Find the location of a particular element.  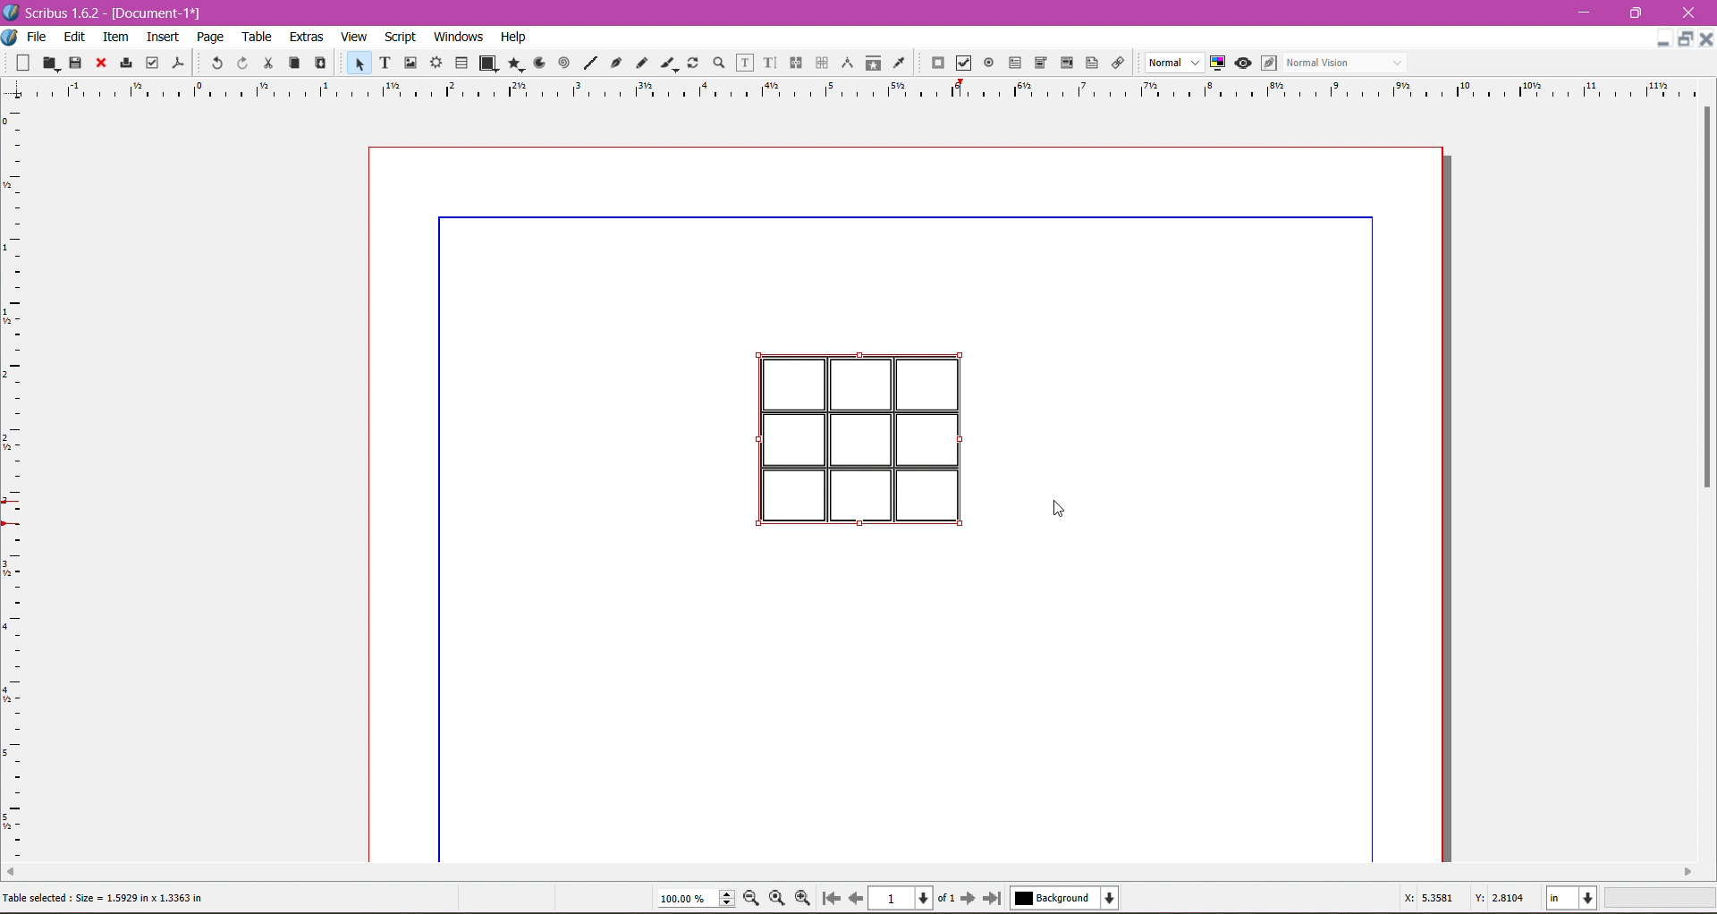

Next Page is located at coordinates (970, 897).